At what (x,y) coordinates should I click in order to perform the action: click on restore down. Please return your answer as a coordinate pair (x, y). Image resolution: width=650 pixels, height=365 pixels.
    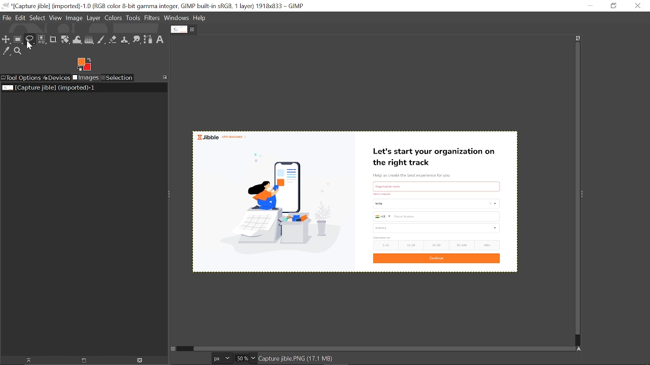
    Looking at the image, I should click on (613, 6).